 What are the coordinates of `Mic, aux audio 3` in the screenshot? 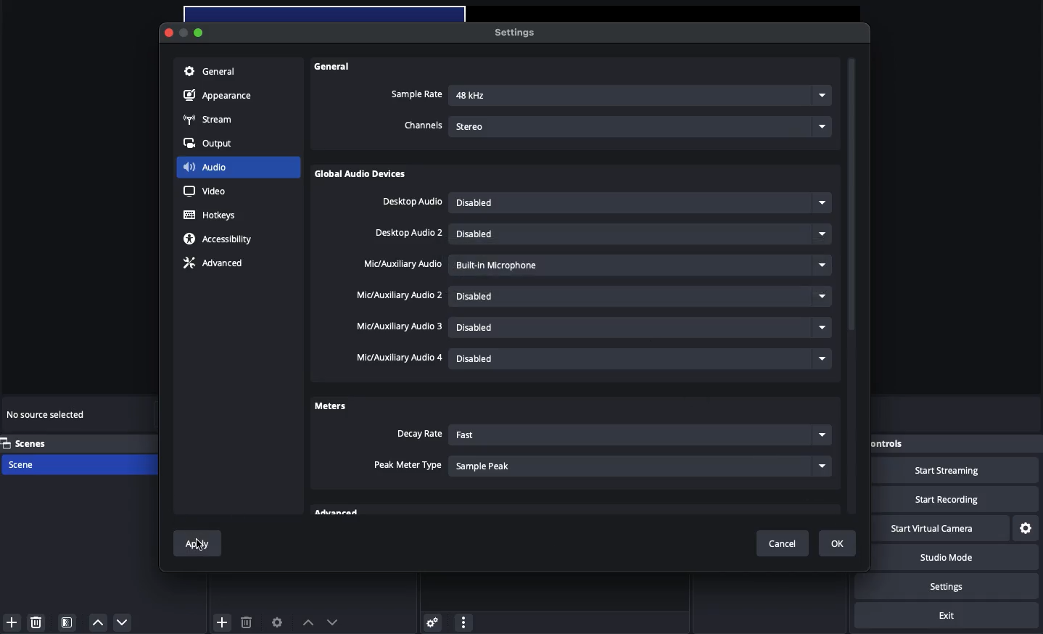 It's located at (400, 327).